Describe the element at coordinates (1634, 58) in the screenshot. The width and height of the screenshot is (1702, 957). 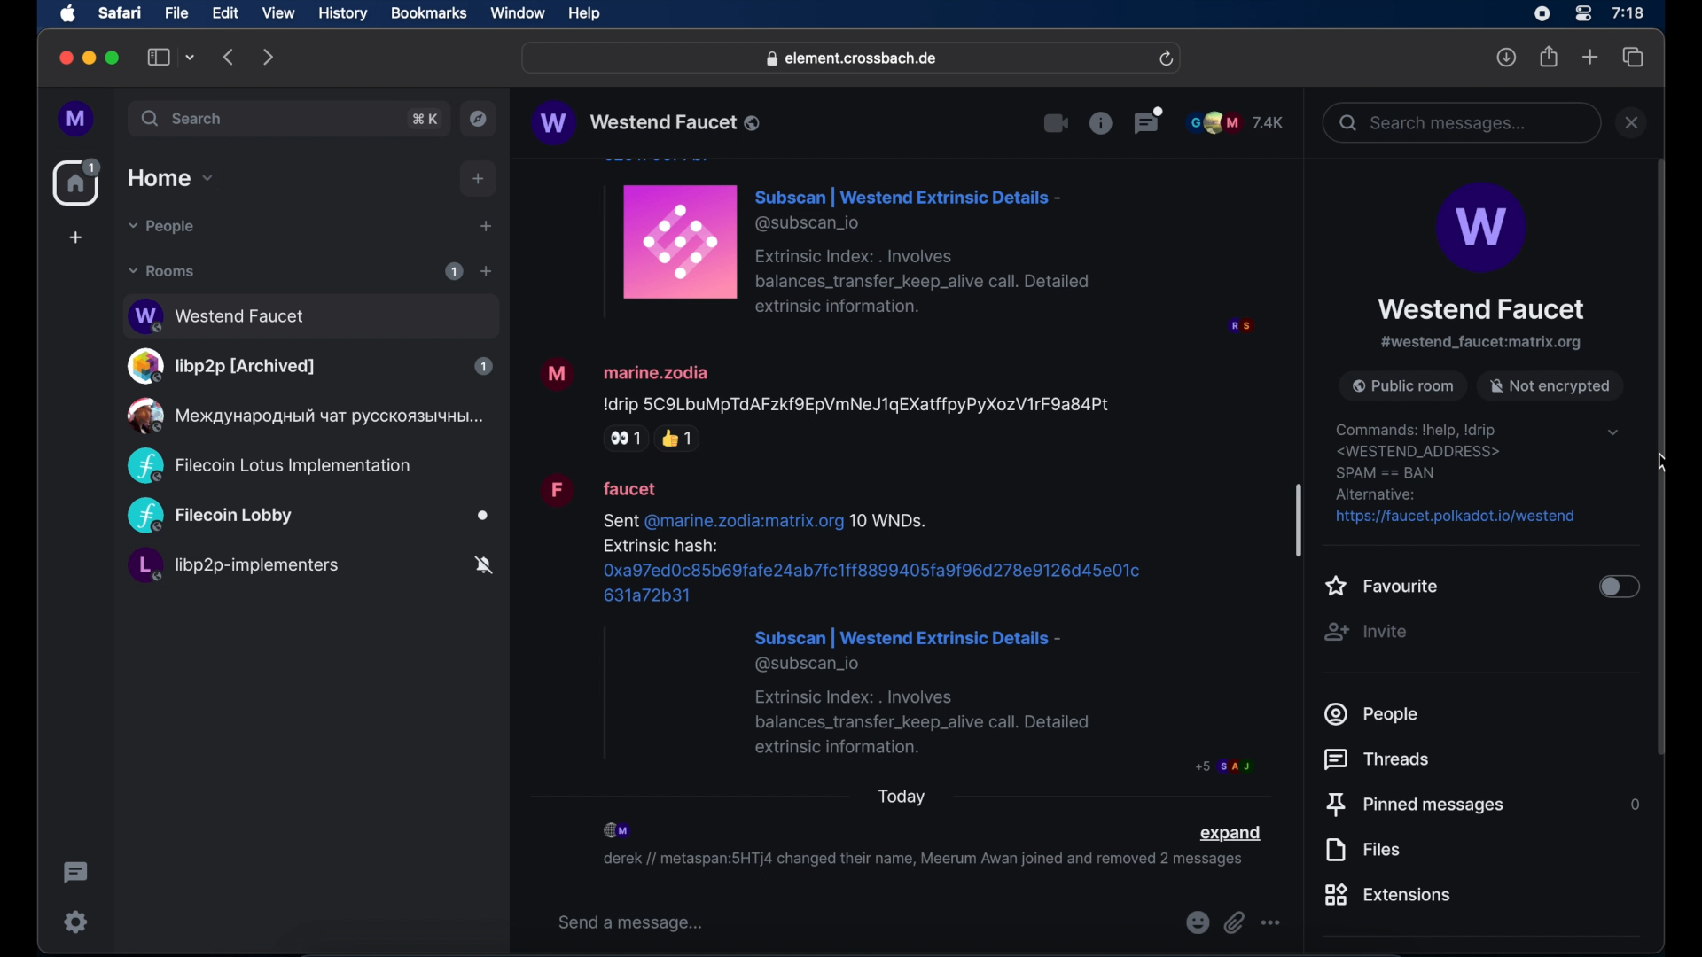
I see `show tab overview` at that location.